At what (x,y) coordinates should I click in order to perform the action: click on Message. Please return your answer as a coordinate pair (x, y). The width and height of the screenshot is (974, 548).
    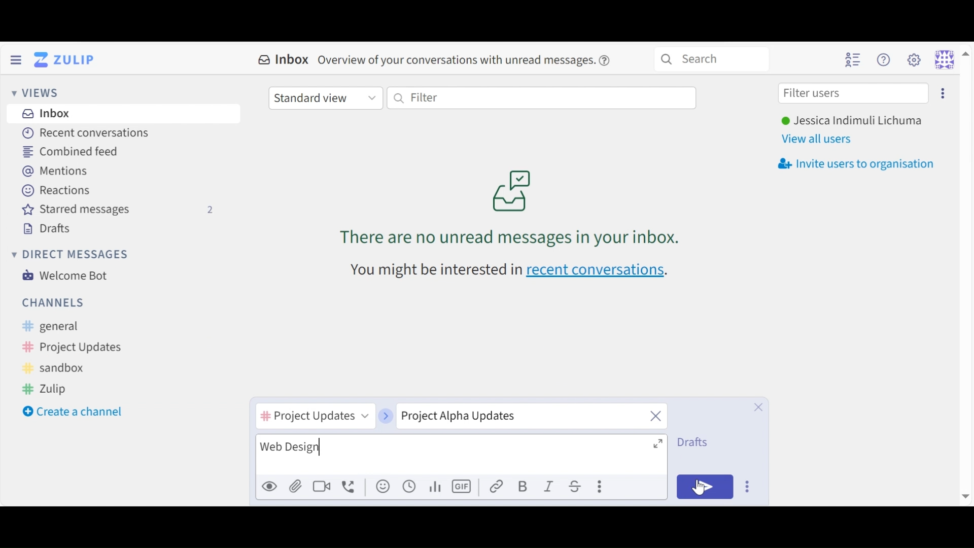
    Looking at the image, I should click on (461, 453).